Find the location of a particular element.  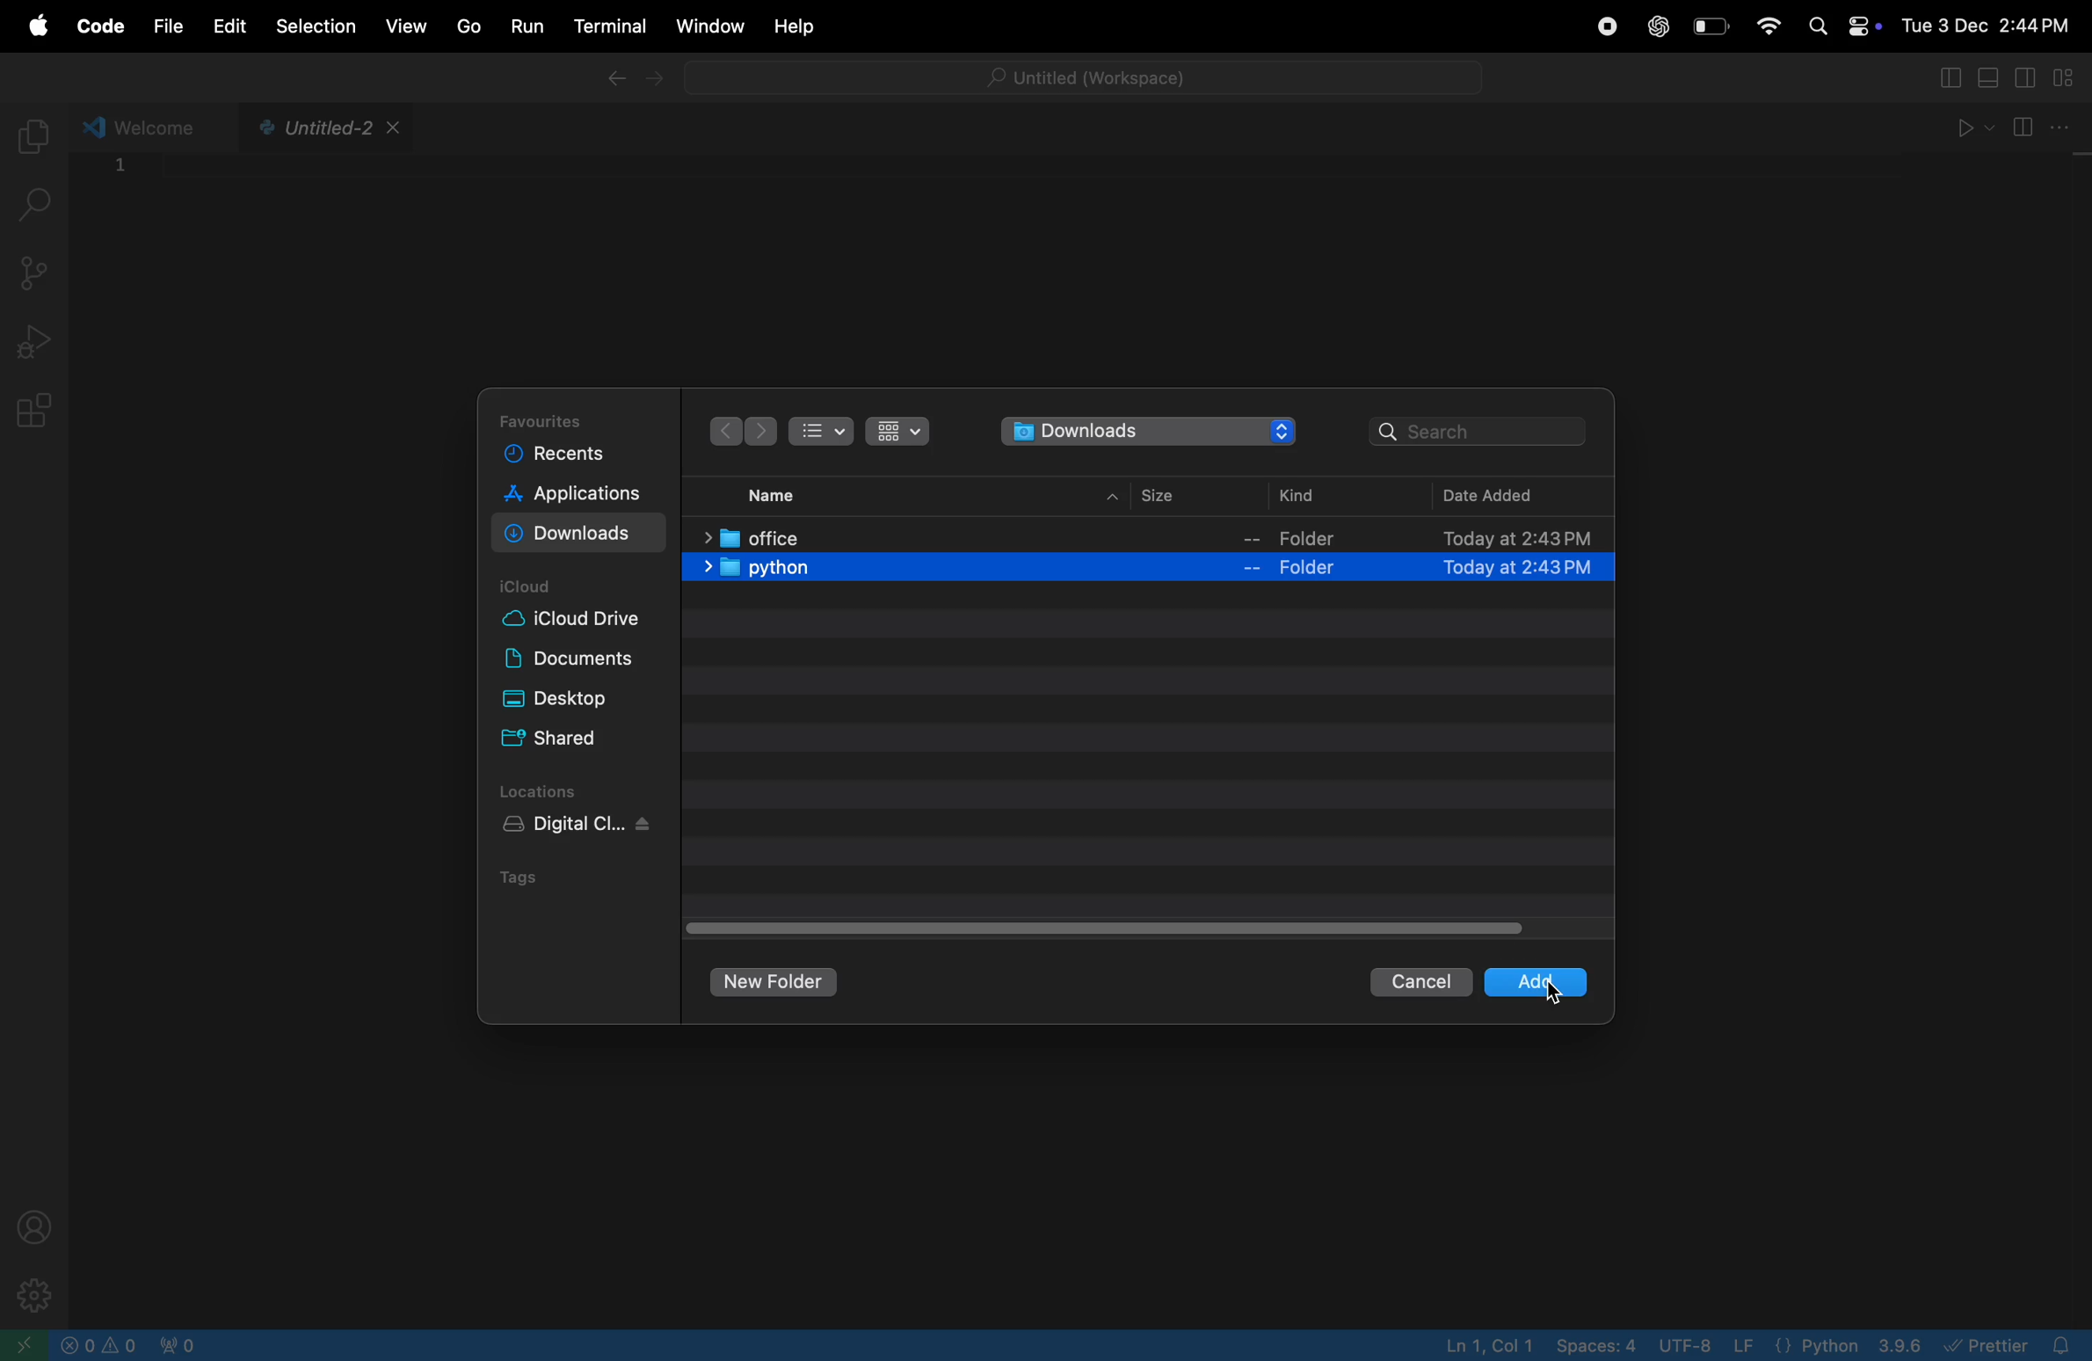

line col 4 is located at coordinates (1493, 1345).